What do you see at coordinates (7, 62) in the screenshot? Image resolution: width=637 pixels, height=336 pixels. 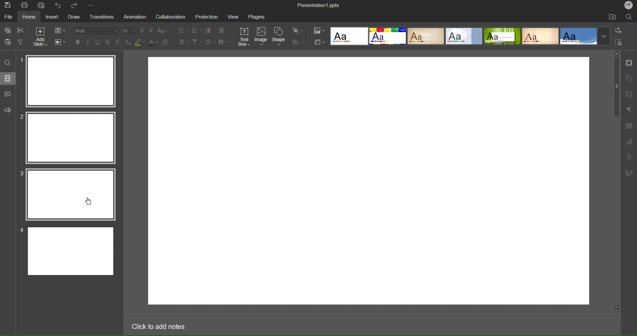 I see `Search` at bounding box center [7, 62].